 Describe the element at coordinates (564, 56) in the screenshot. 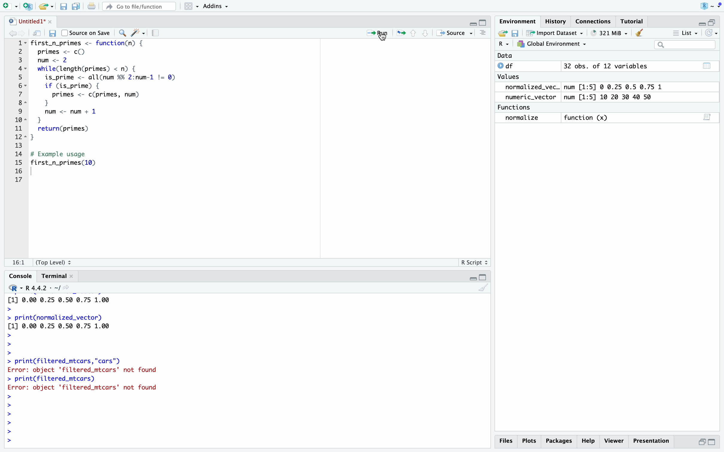

I see `Data` at that location.